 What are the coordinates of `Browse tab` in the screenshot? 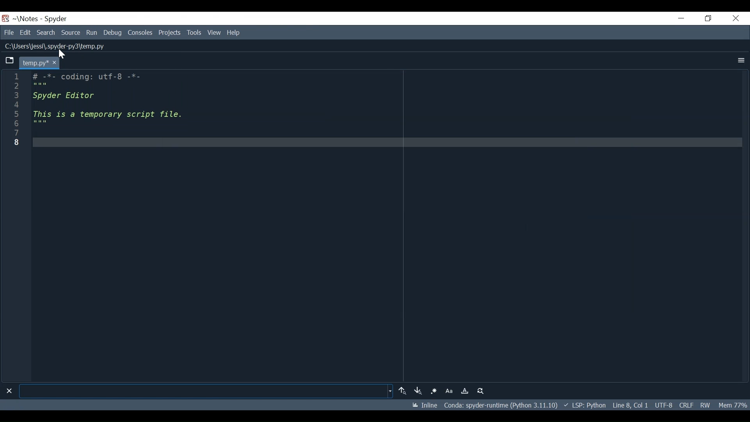 It's located at (8, 61).